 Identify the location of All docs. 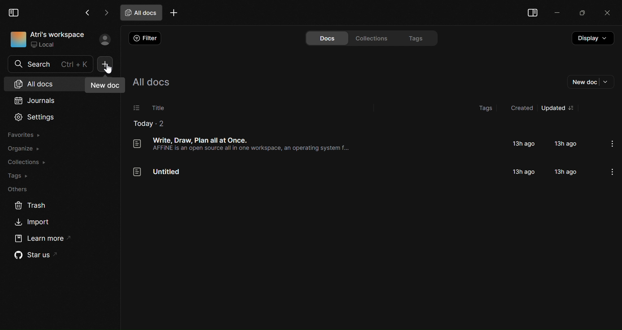
(151, 82).